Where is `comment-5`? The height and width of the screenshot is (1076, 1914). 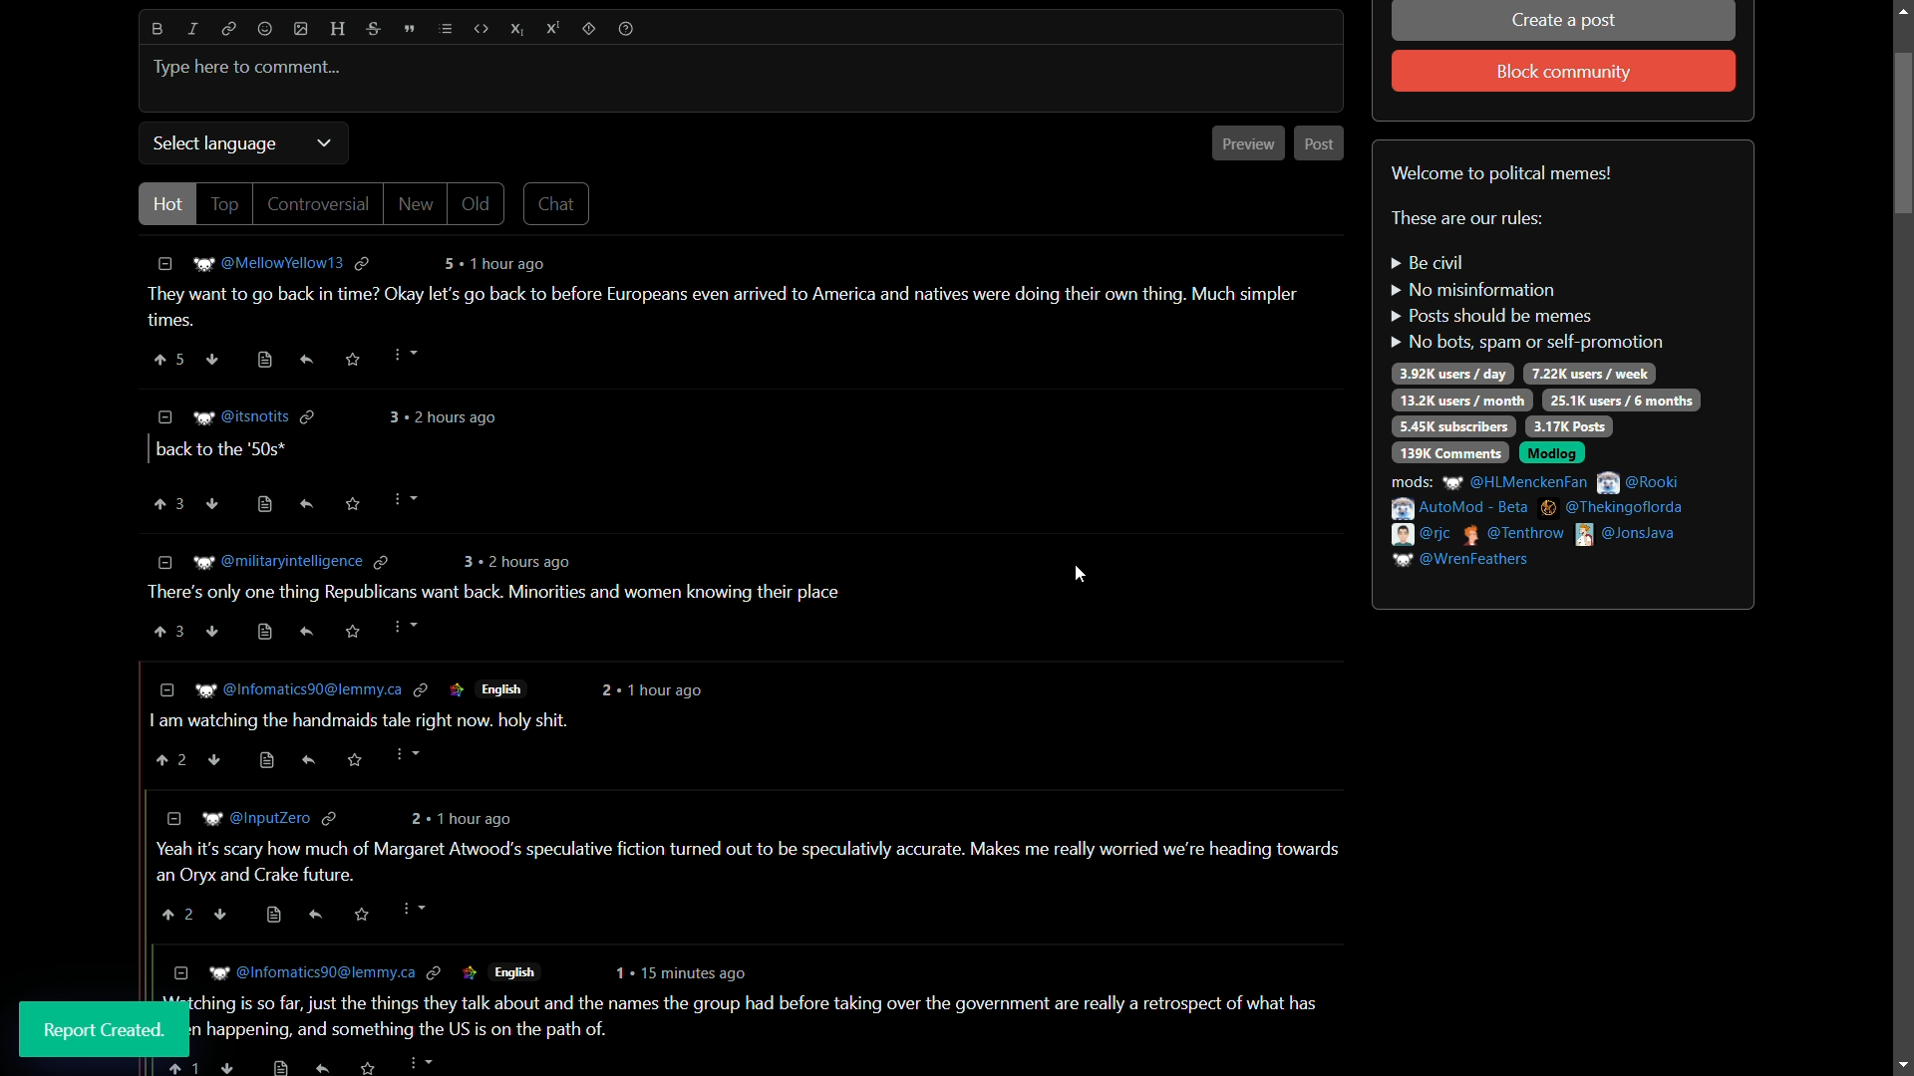 comment-5 is located at coordinates (757, 862).